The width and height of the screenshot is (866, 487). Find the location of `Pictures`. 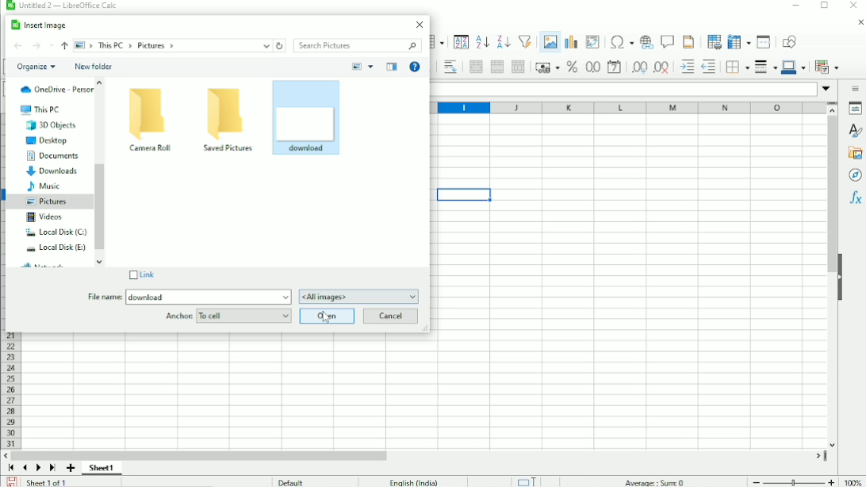

Pictures is located at coordinates (47, 201).